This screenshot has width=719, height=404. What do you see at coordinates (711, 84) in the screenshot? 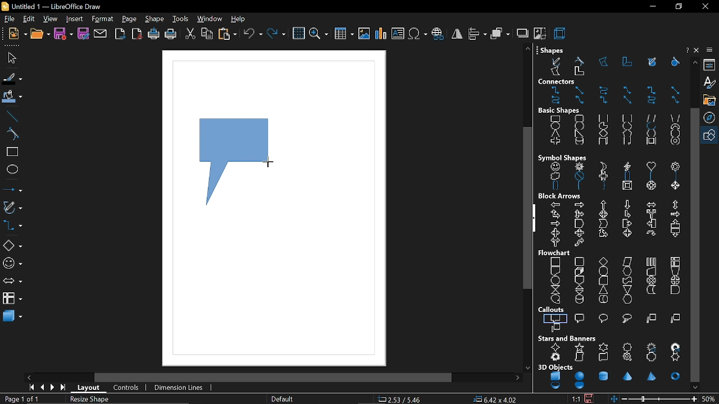
I see `styles` at bounding box center [711, 84].